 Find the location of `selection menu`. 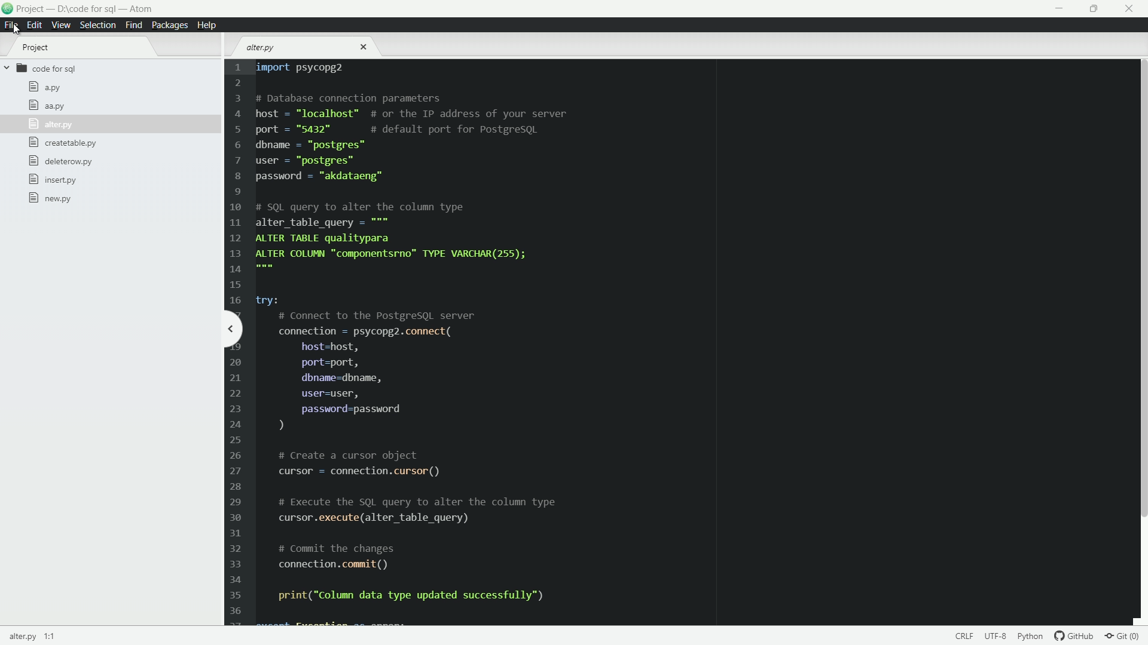

selection menu is located at coordinates (97, 26).